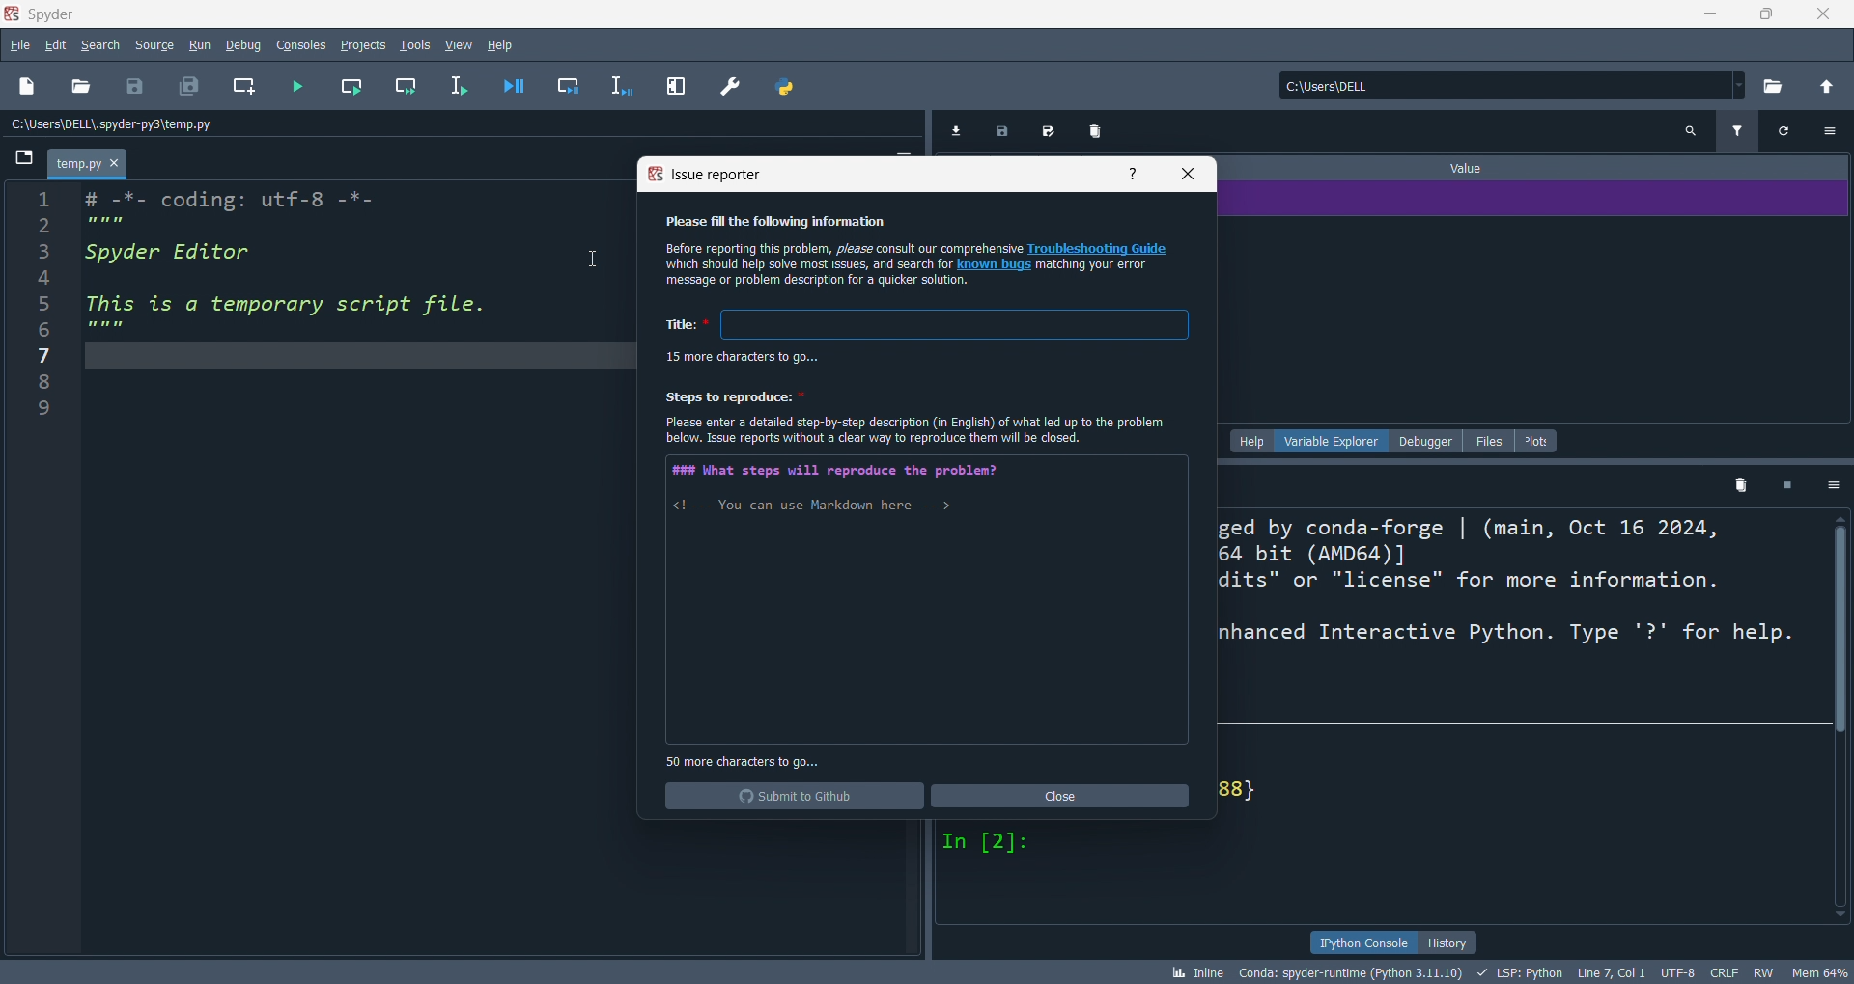  I want to click on Troubleshooting Guide, so click(1100, 249).